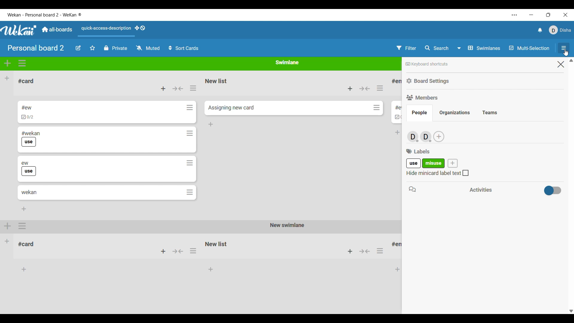 This screenshot has height=323, width=574. I want to click on Card title and label, so click(30, 139).